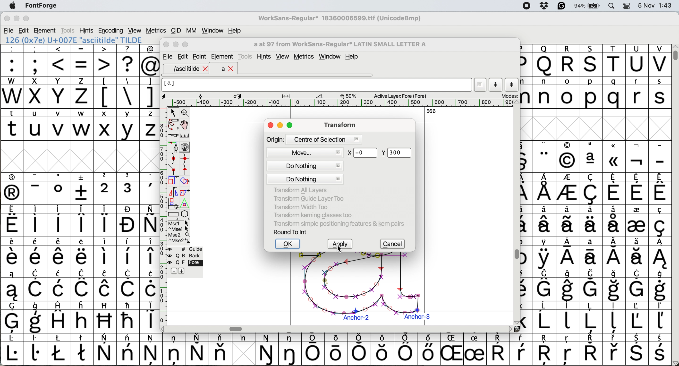 The image size is (679, 366). I want to click on zoom scale, so click(350, 96).